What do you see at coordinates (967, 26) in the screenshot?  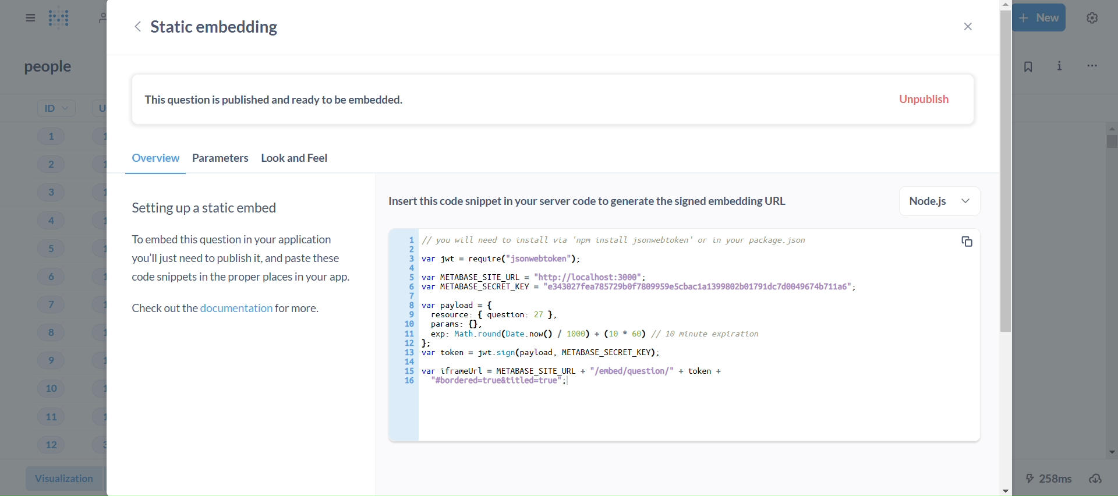 I see `close` at bounding box center [967, 26].